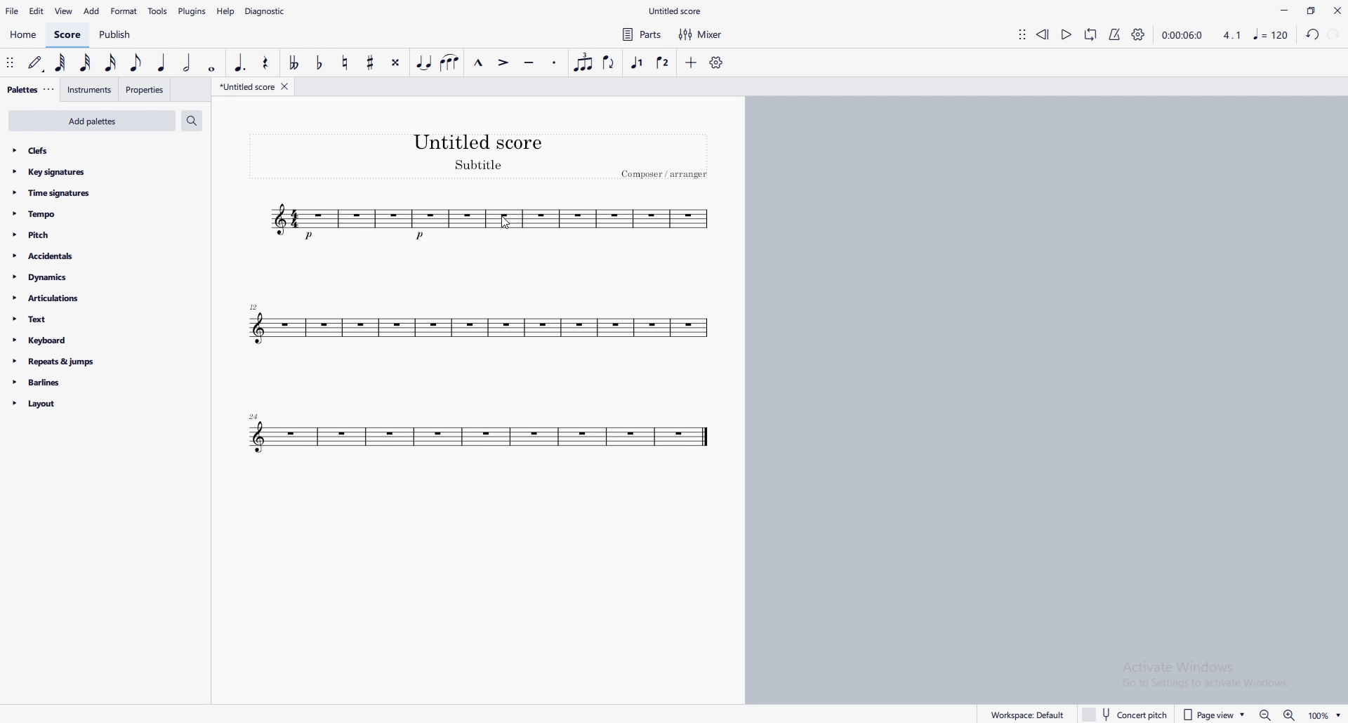  I want to click on key signatures, so click(91, 171).